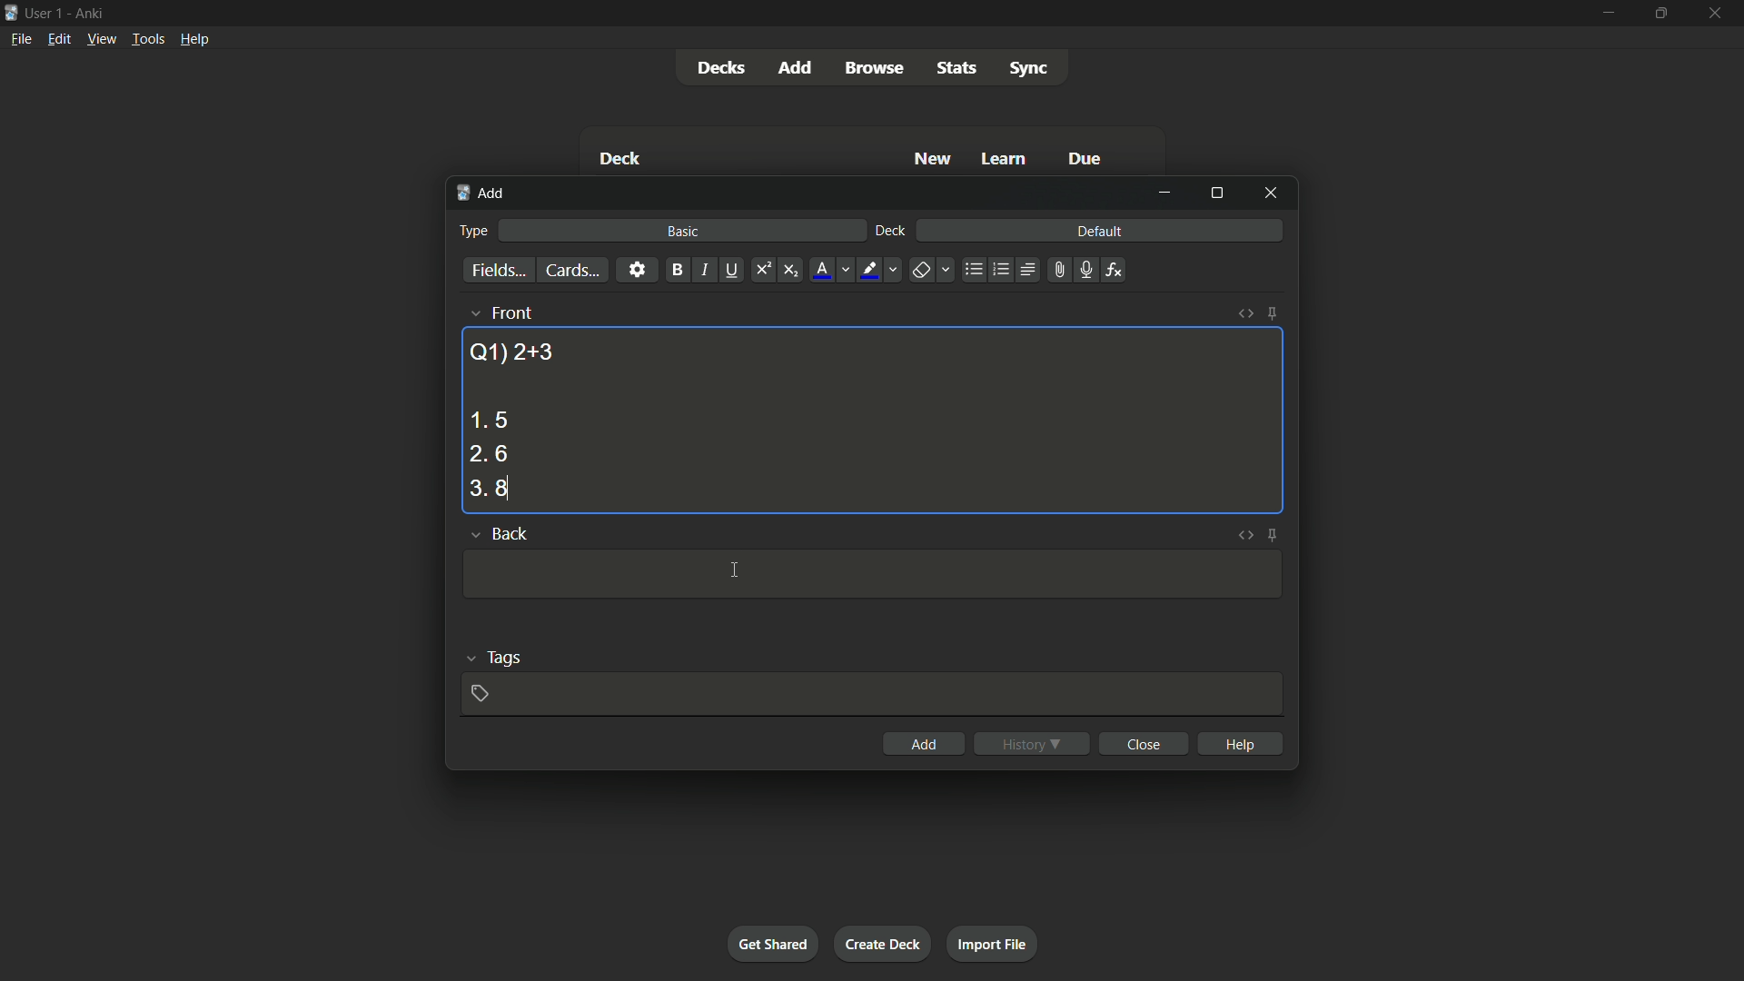 The height and width of the screenshot is (981, 1744). I want to click on type, so click(471, 231).